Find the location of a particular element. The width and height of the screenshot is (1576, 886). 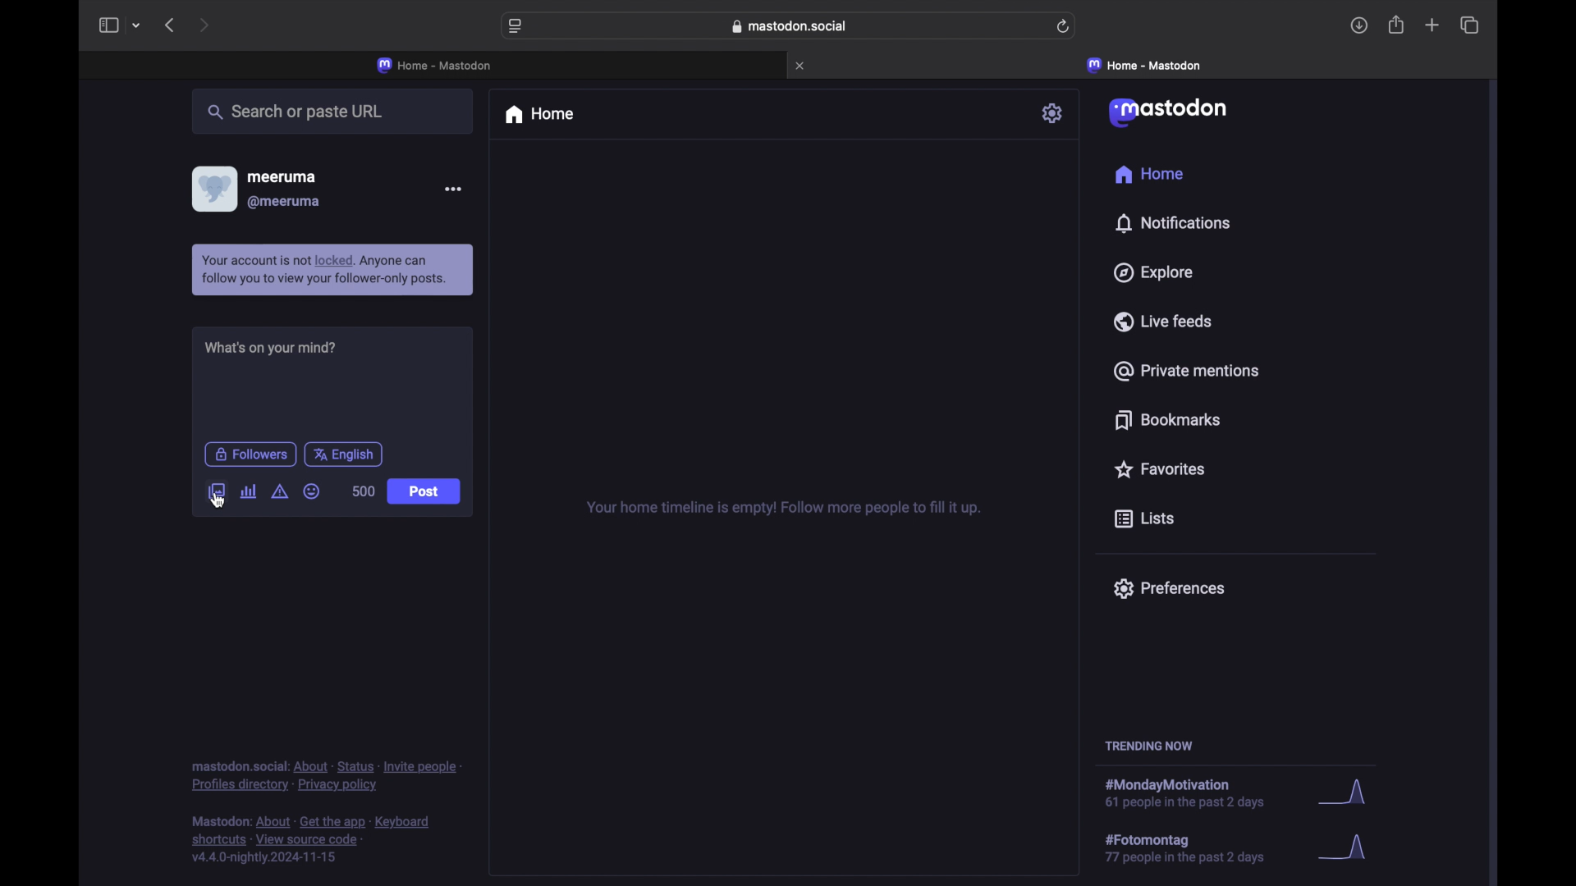

hashtag trend is located at coordinates (1197, 790).